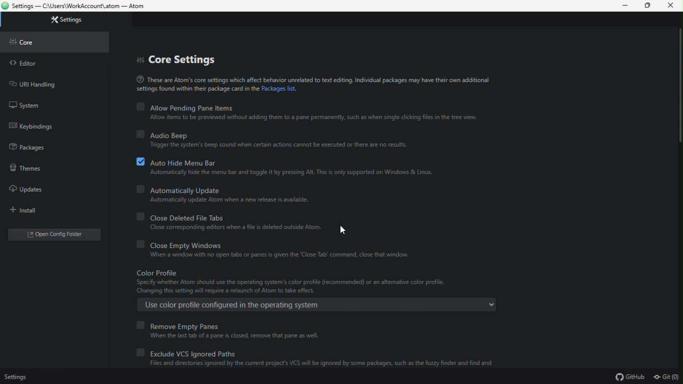 This screenshot has width=683, height=384. I want to click on Packages list, so click(282, 89).